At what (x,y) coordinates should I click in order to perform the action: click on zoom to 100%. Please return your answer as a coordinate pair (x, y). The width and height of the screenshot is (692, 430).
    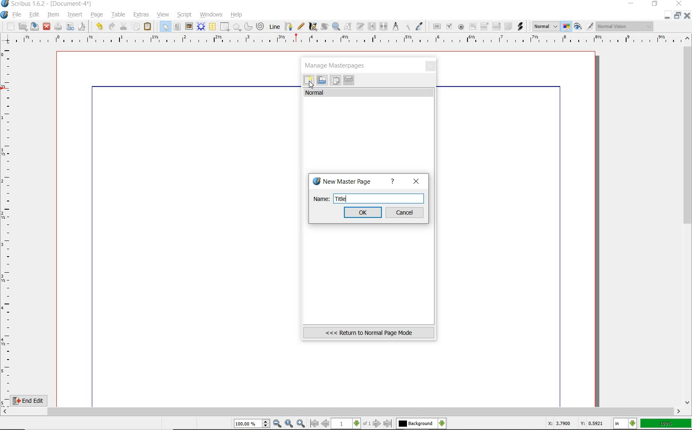
    Looking at the image, I should click on (290, 424).